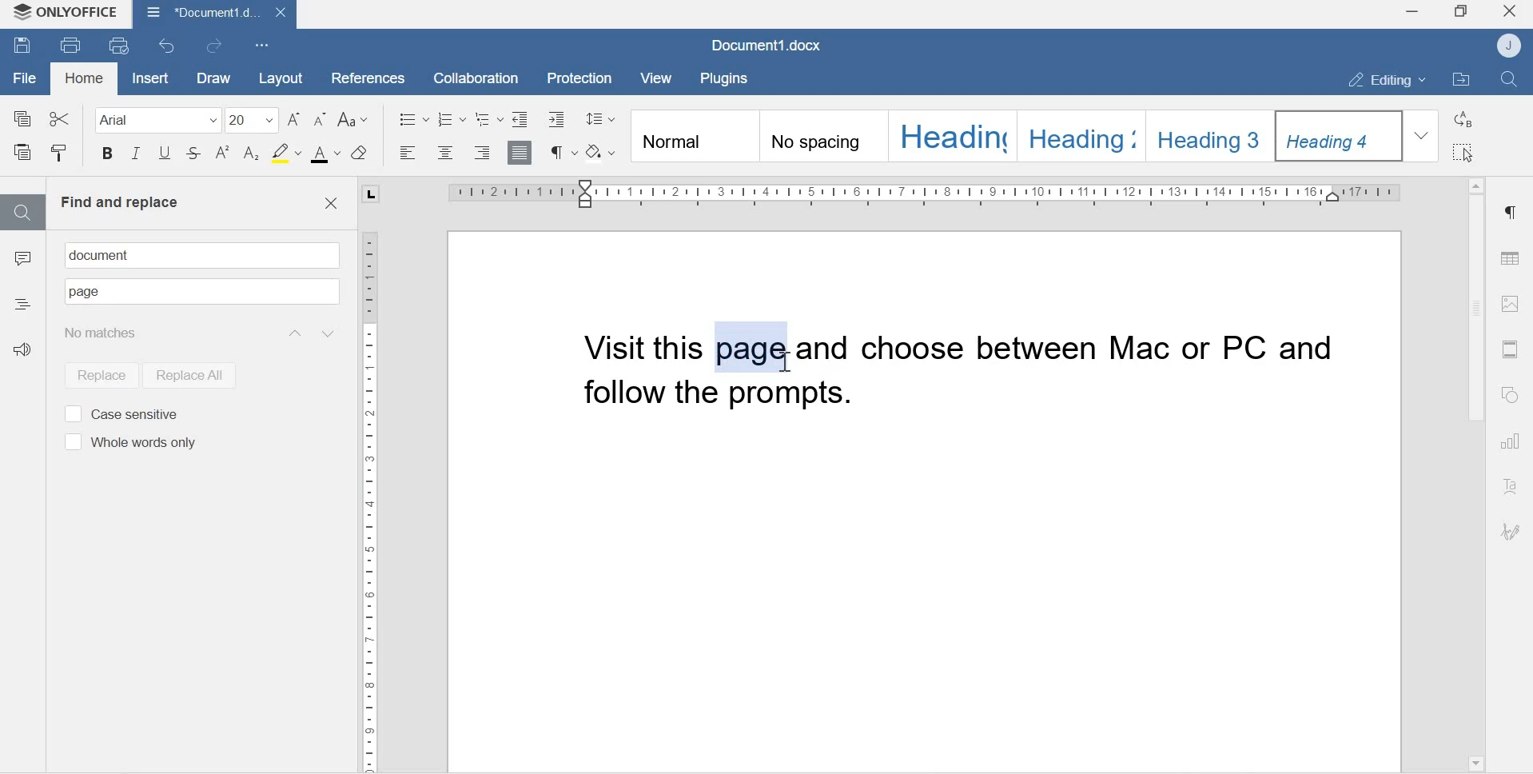 The width and height of the screenshot is (1533, 774). What do you see at coordinates (356, 120) in the screenshot?
I see `Change case` at bounding box center [356, 120].